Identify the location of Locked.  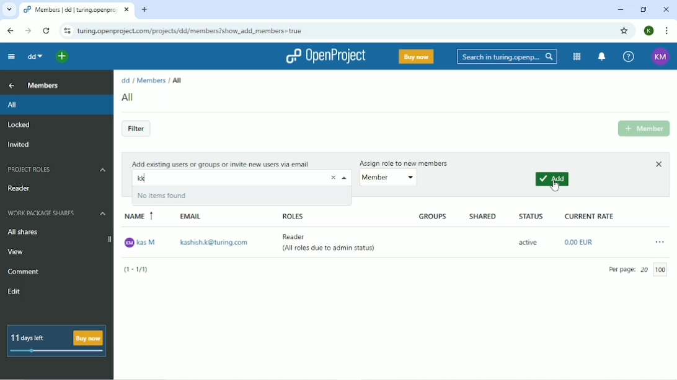
(19, 125).